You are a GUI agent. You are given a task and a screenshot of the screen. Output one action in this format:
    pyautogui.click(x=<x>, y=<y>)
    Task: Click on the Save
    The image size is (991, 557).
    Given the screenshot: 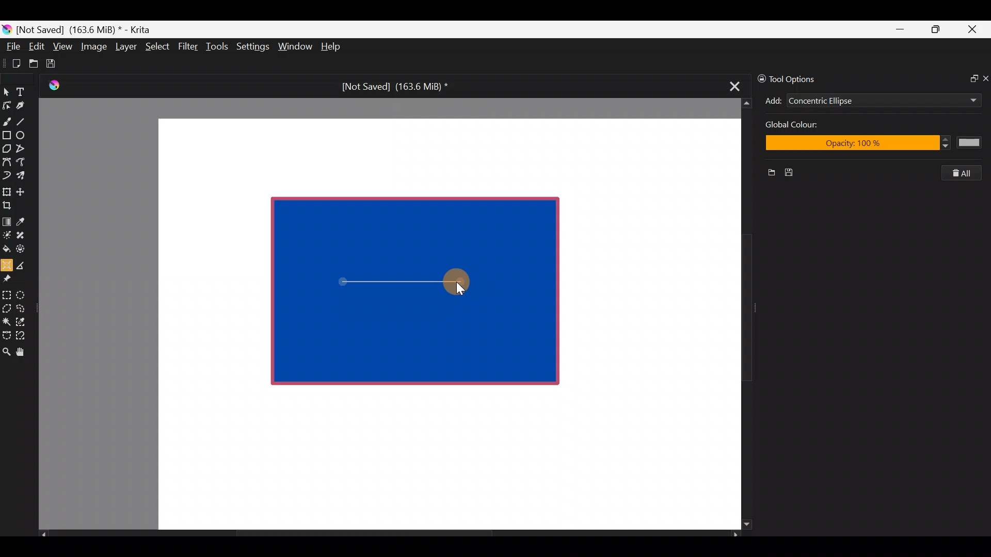 What is the action you would take?
    pyautogui.click(x=793, y=173)
    